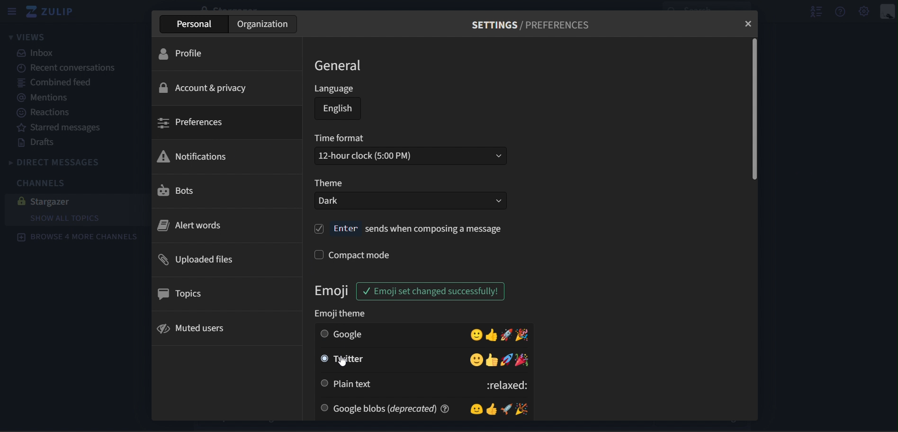 Image resolution: width=898 pixels, height=432 pixels. Describe the element at coordinates (38, 143) in the screenshot. I see `drafts` at that location.